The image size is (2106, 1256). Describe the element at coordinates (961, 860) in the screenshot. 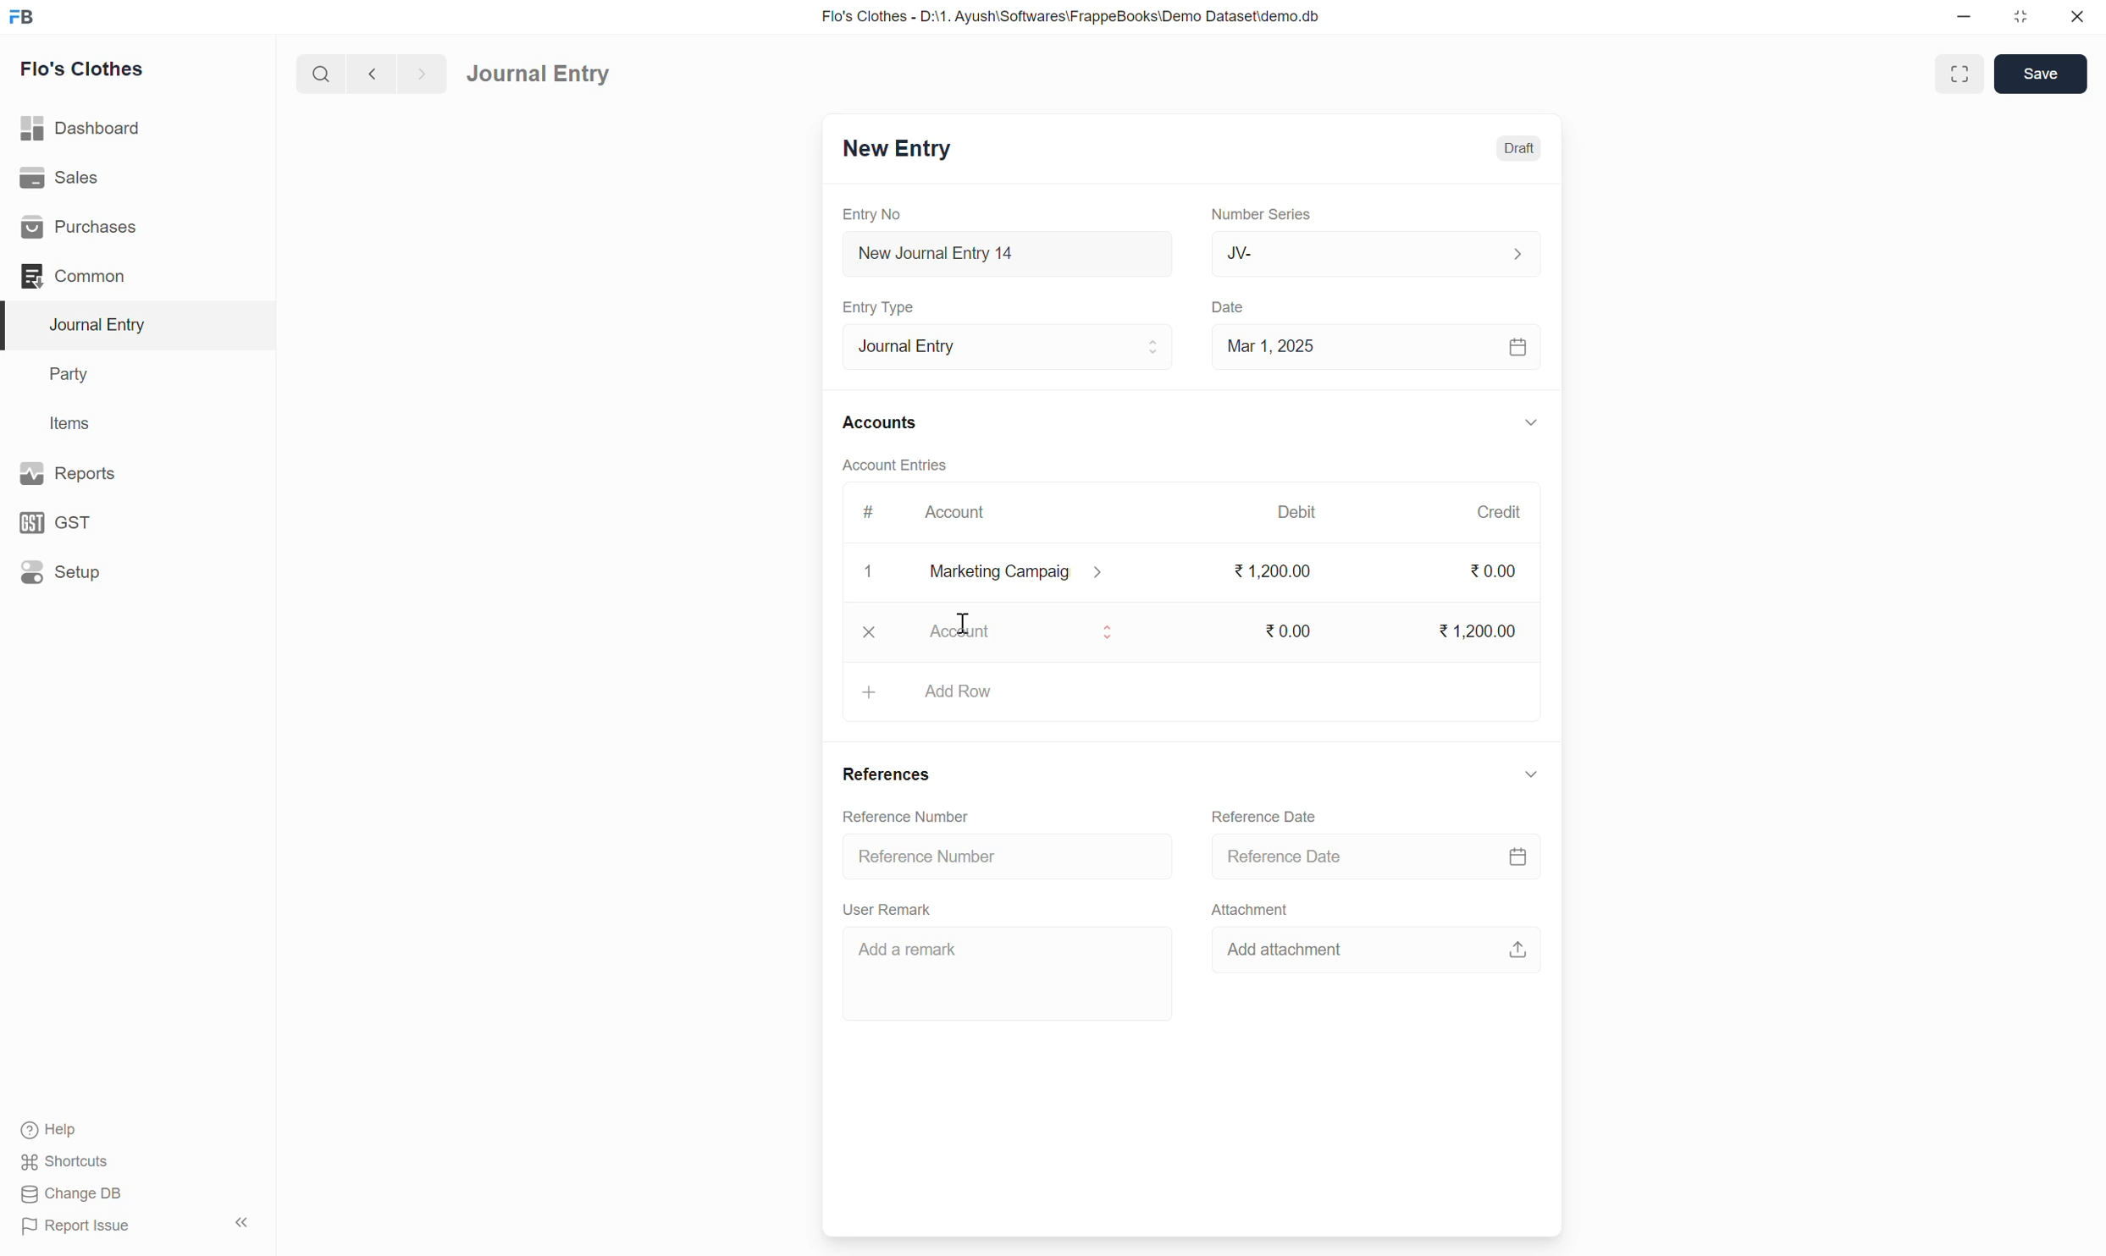

I see `Reference Number` at that location.